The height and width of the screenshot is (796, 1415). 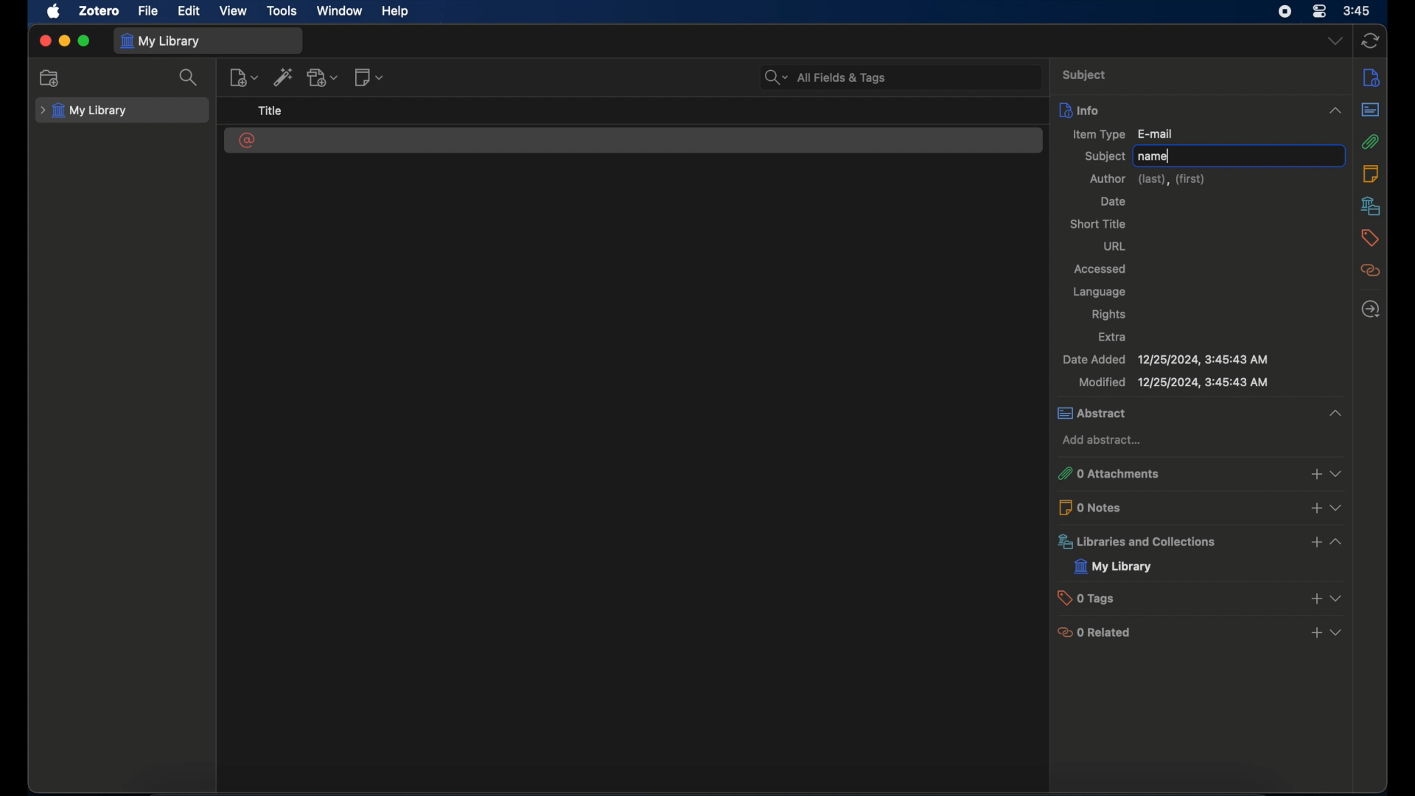 I want to click on libraries, so click(x=1369, y=206).